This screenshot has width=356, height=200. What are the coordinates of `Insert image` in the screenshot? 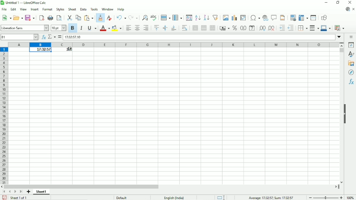 It's located at (226, 18).